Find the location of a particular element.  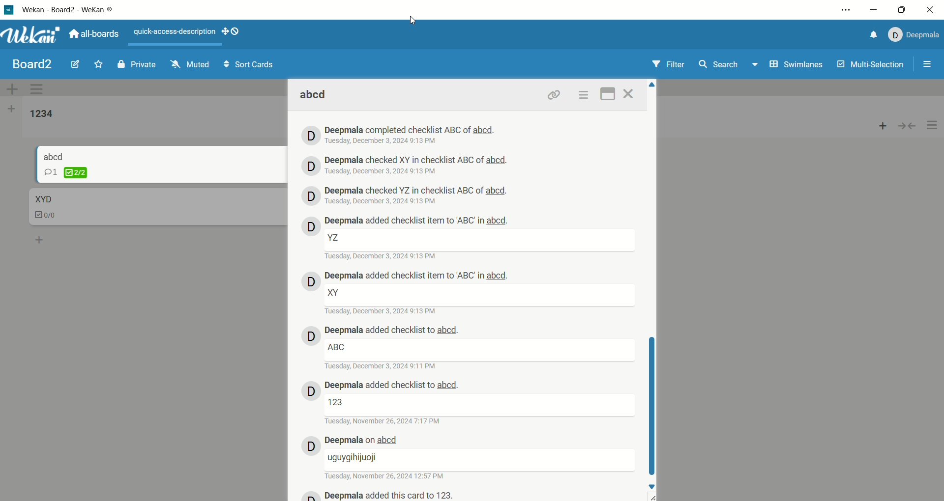

cursor is located at coordinates (414, 19).